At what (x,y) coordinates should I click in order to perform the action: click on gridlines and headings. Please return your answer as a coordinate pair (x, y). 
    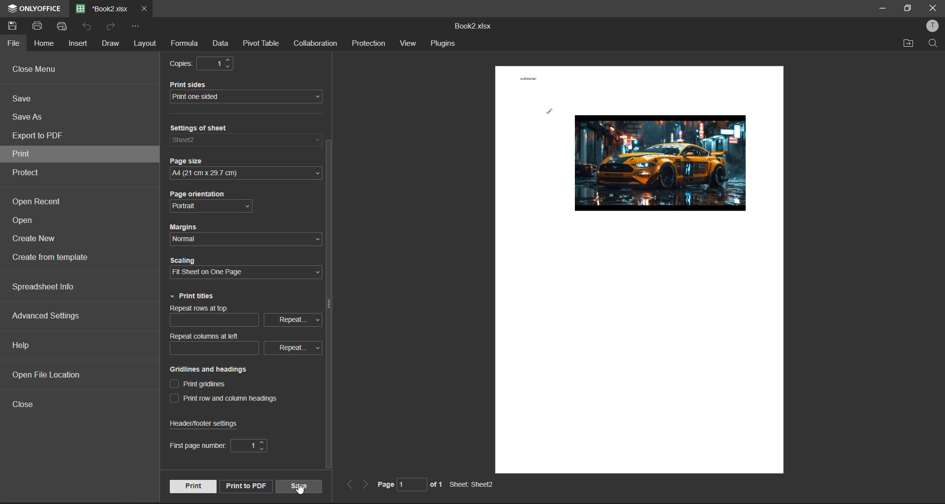
    Looking at the image, I should click on (219, 370).